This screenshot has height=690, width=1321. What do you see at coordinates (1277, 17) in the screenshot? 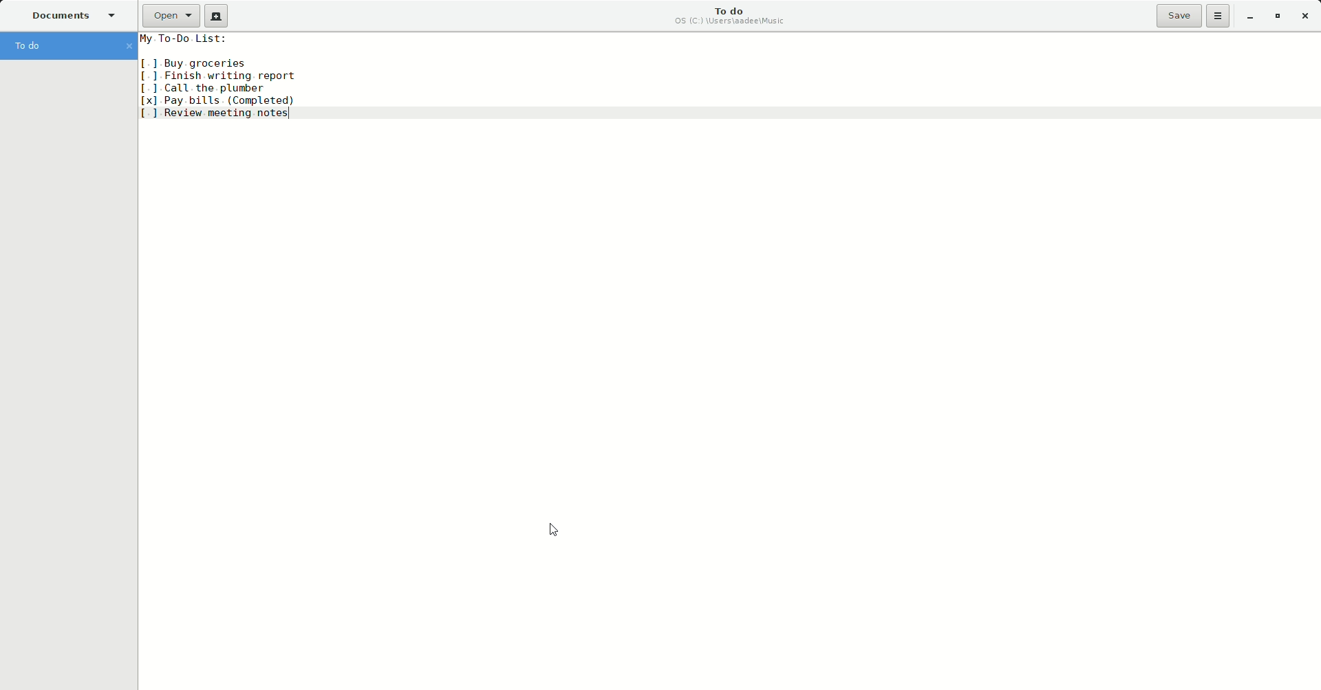
I see `Restore` at bounding box center [1277, 17].